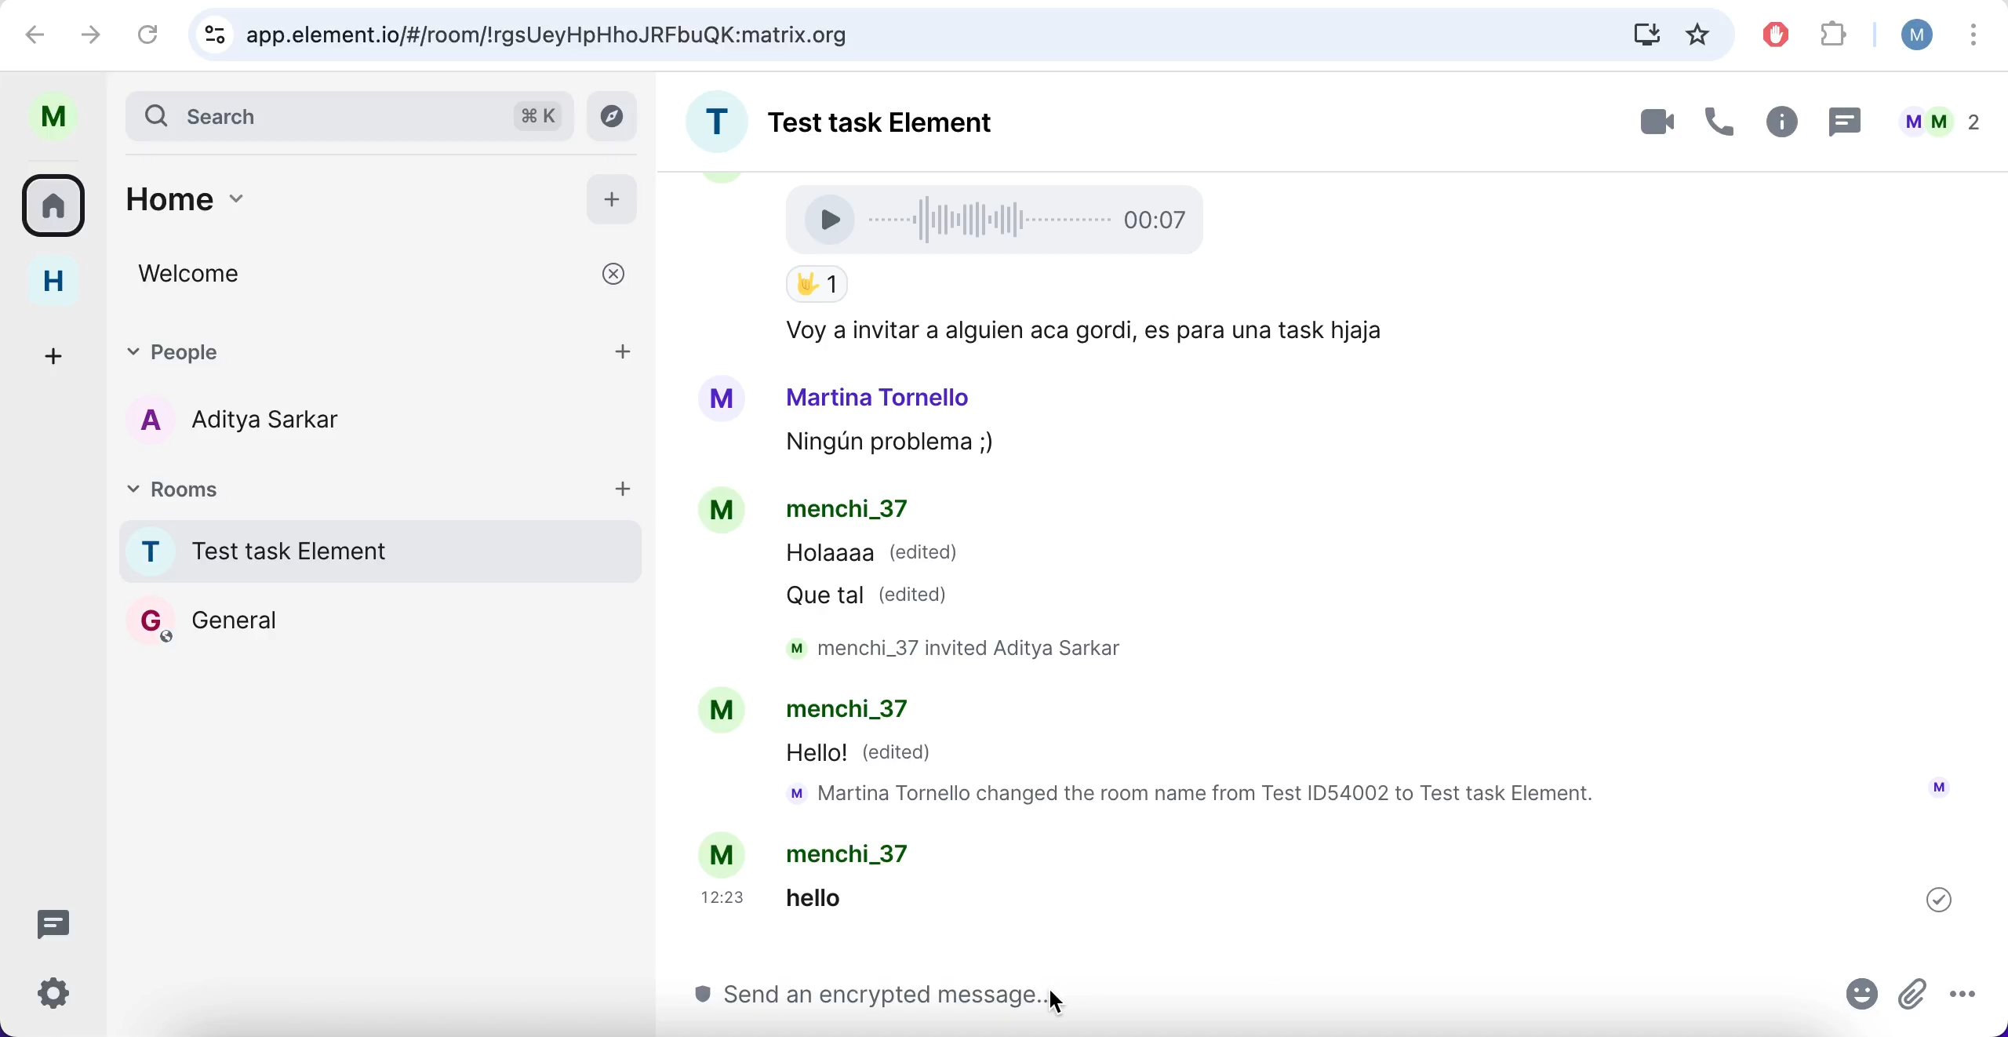  I want to click on Ningun problema ;,, so click(882, 445).